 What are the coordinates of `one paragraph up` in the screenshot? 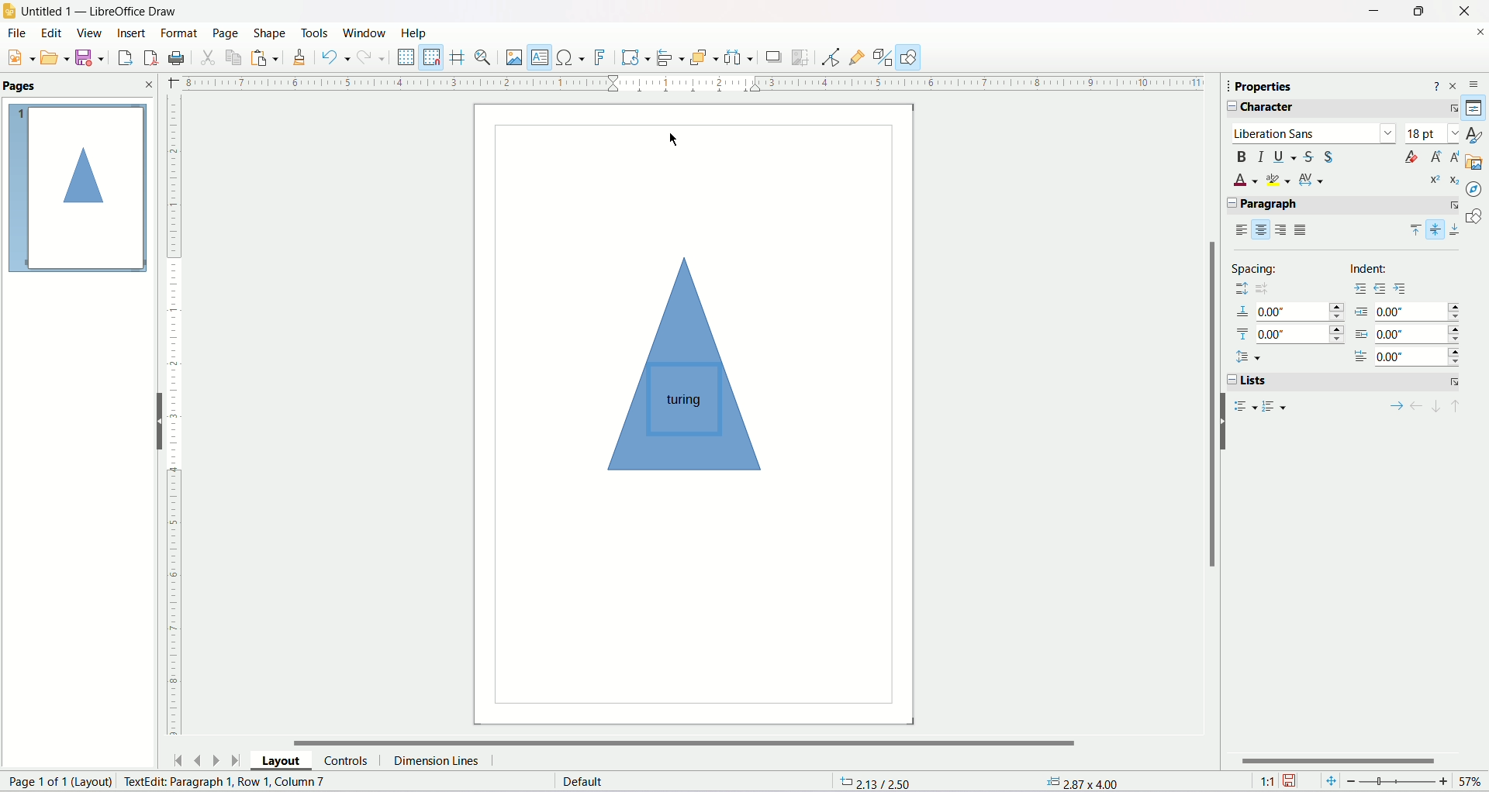 It's located at (1456, 405).